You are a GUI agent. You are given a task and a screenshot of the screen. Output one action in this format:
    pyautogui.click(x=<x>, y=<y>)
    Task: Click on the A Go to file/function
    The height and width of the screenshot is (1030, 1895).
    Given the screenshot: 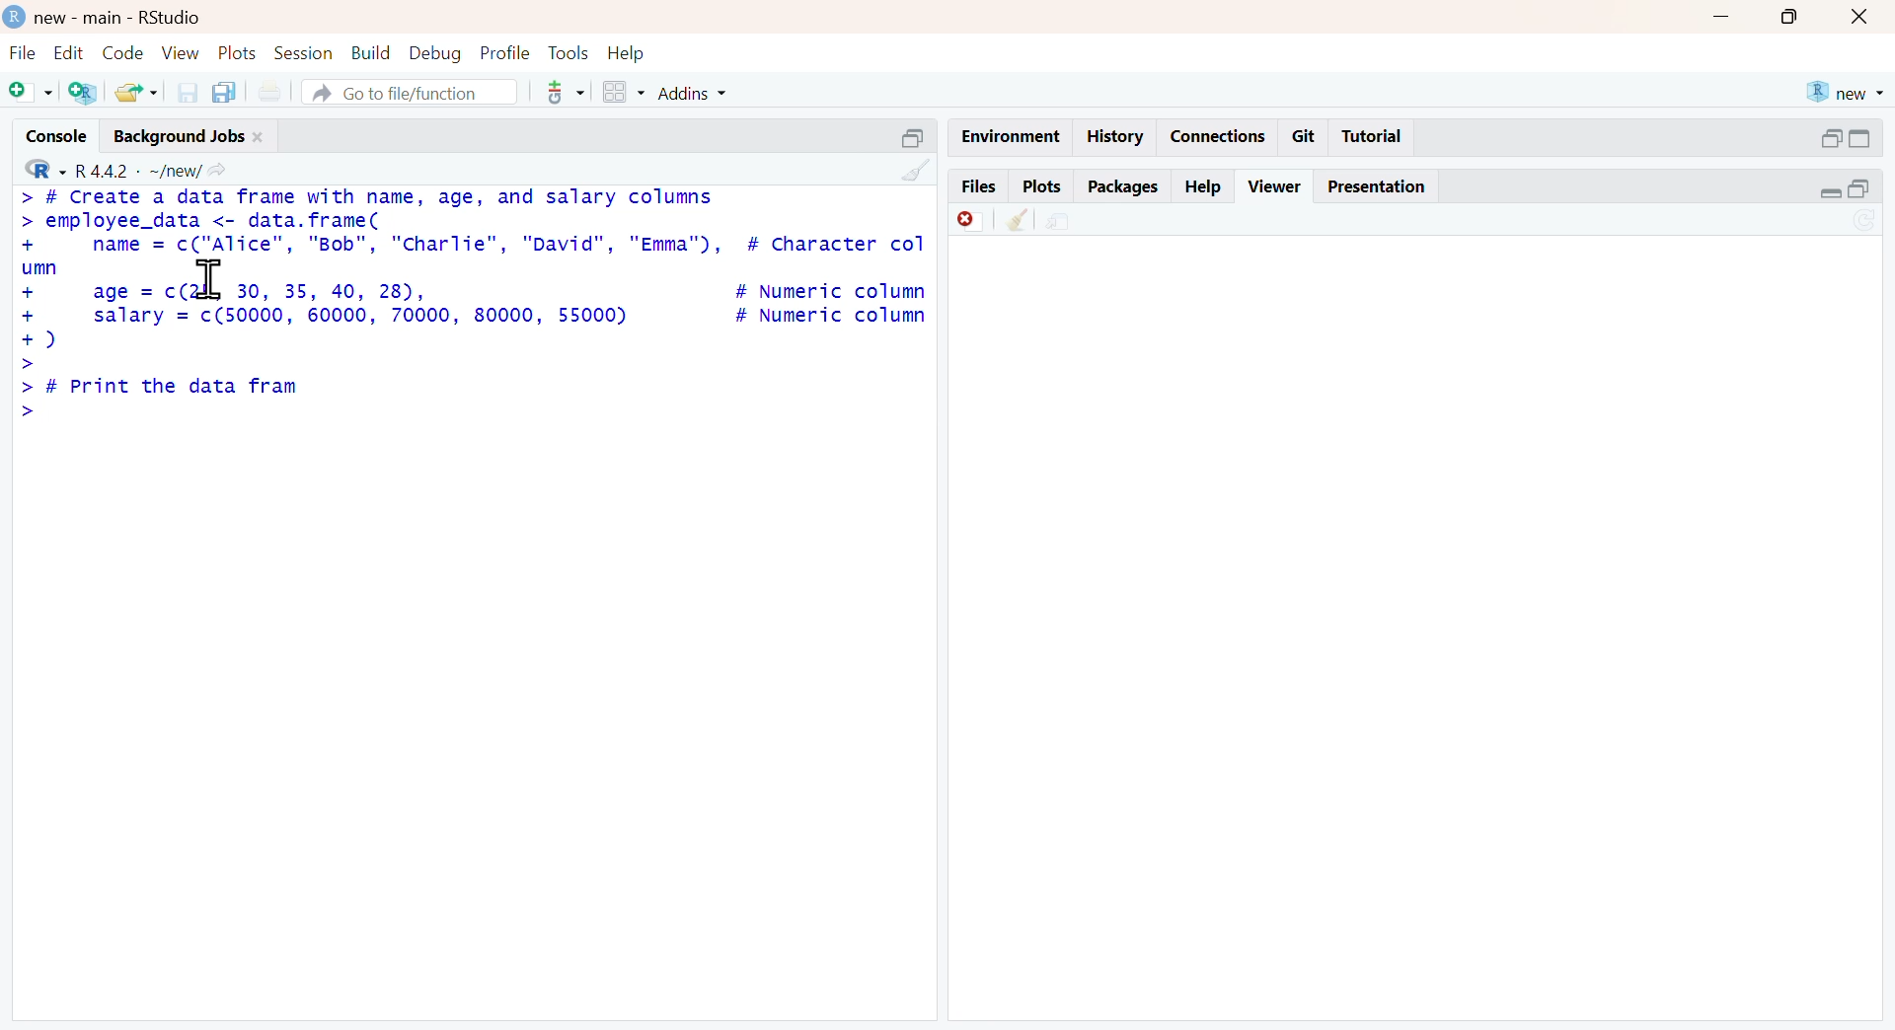 What is the action you would take?
    pyautogui.click(x=401, y=93)
    